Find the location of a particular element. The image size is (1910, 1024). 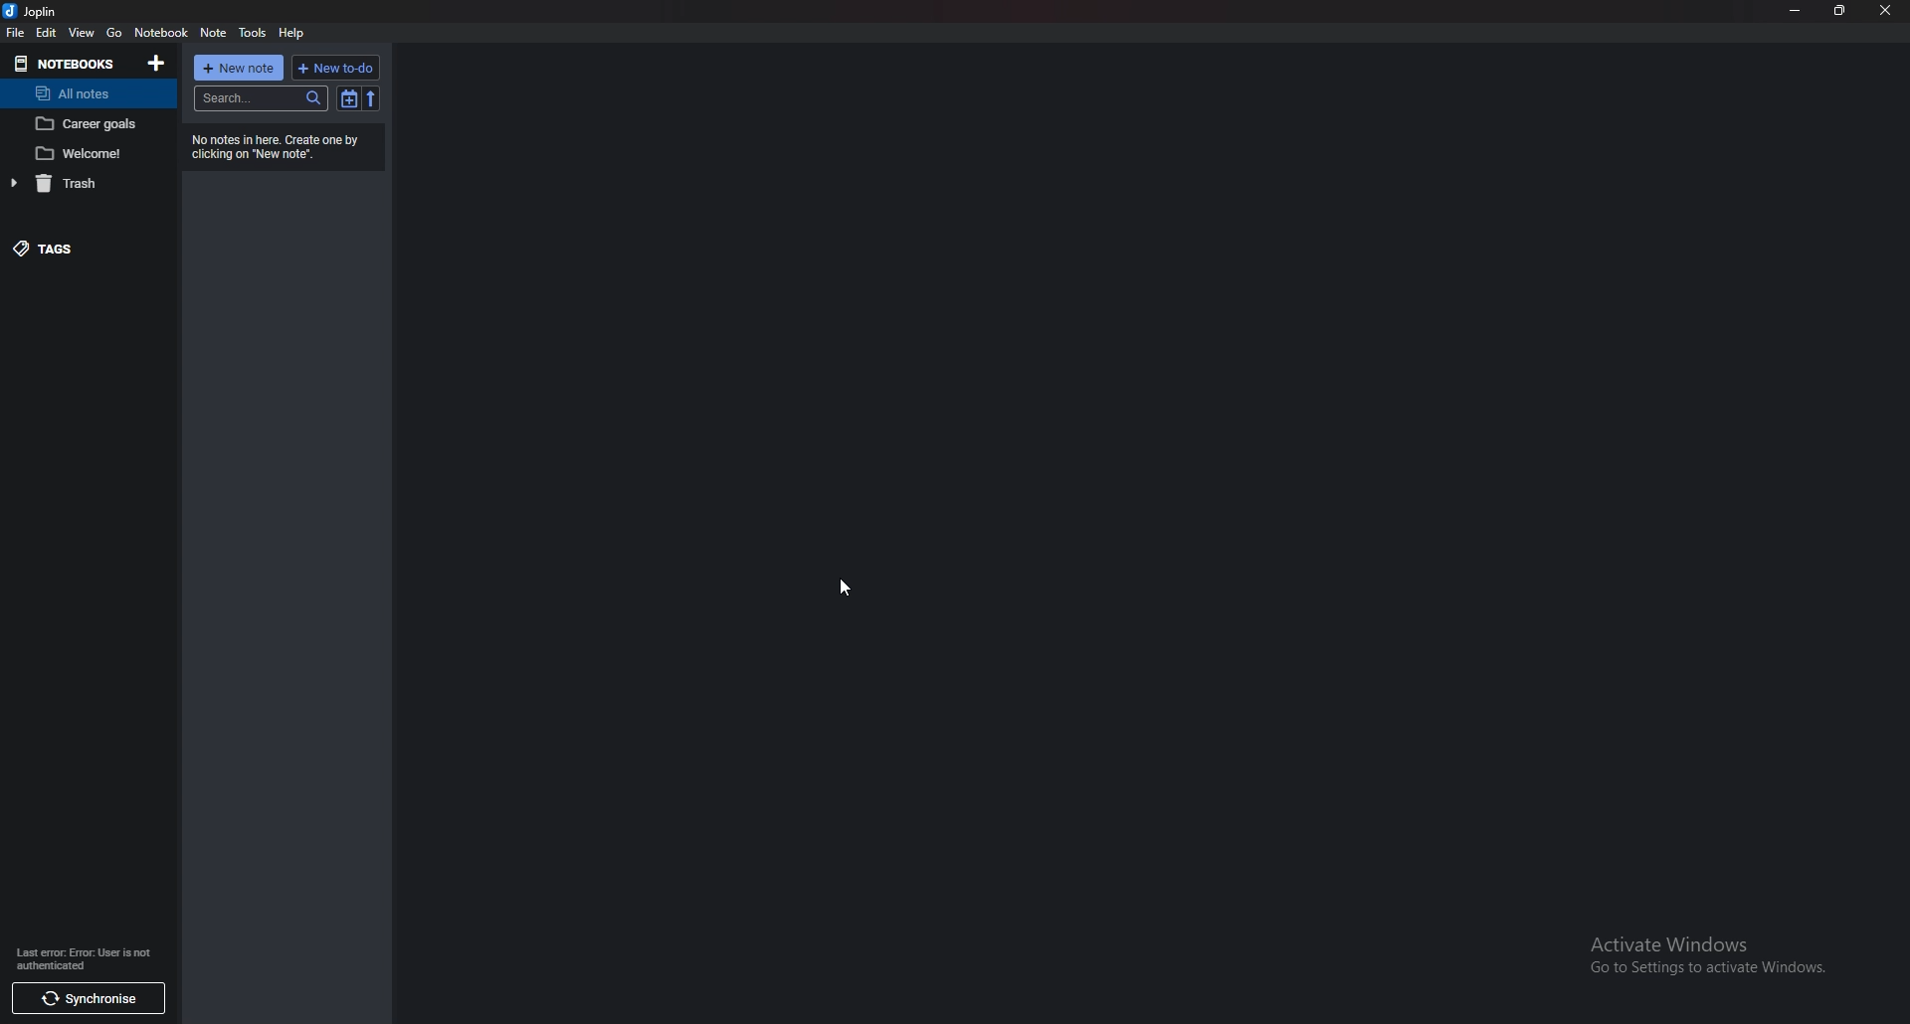

new note is located at coordinates (240, 68).